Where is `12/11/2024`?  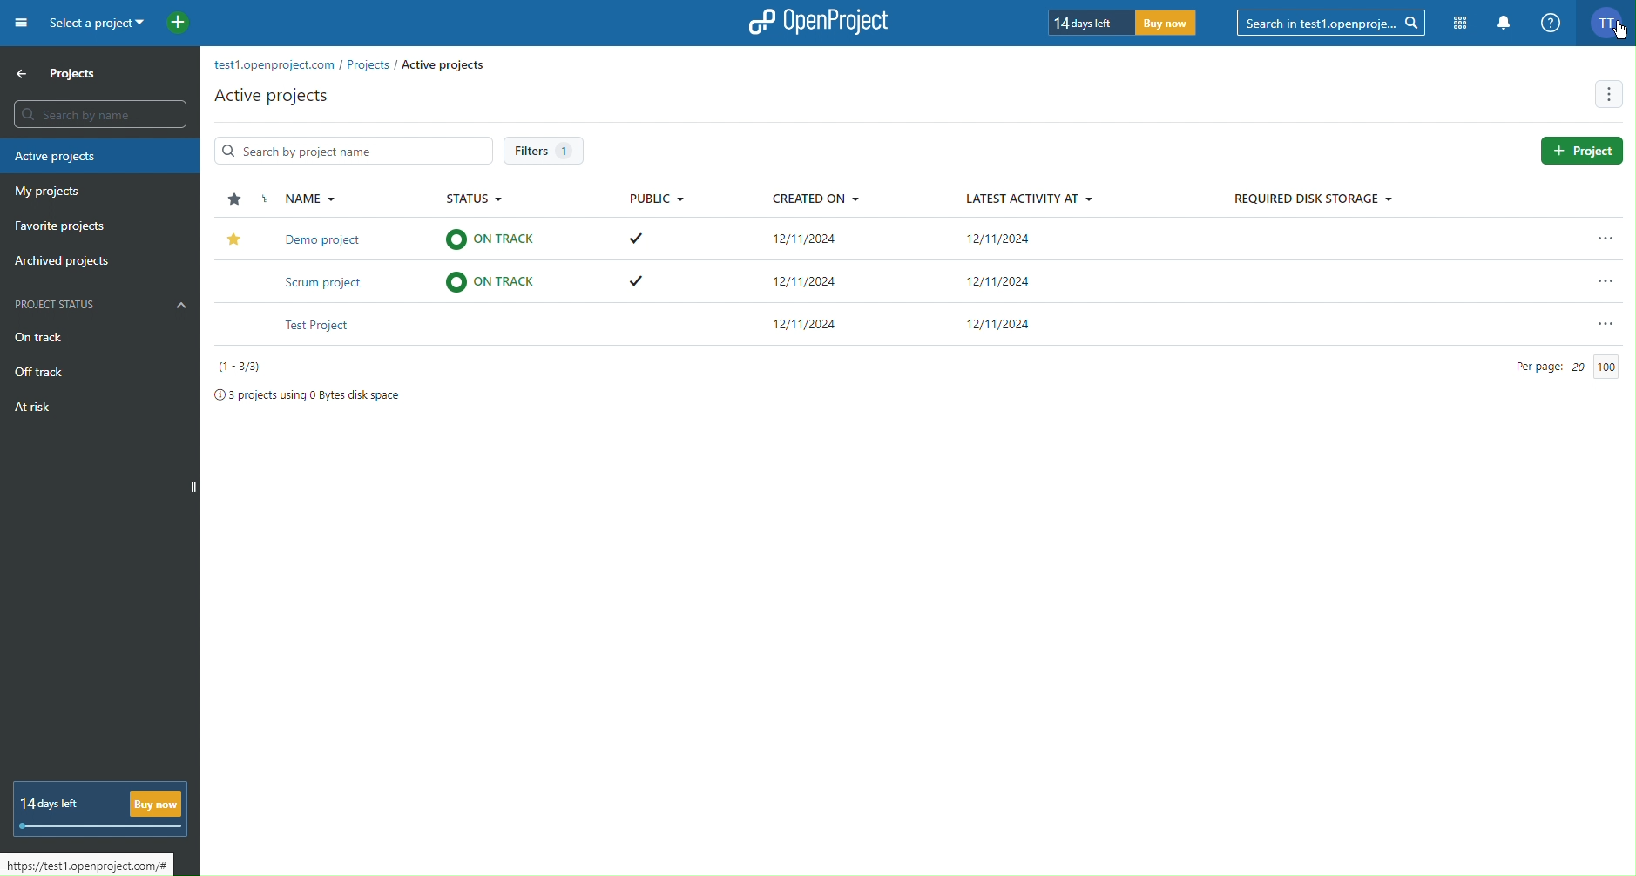 12/11/2024 is located at coordinates (1004, 239).